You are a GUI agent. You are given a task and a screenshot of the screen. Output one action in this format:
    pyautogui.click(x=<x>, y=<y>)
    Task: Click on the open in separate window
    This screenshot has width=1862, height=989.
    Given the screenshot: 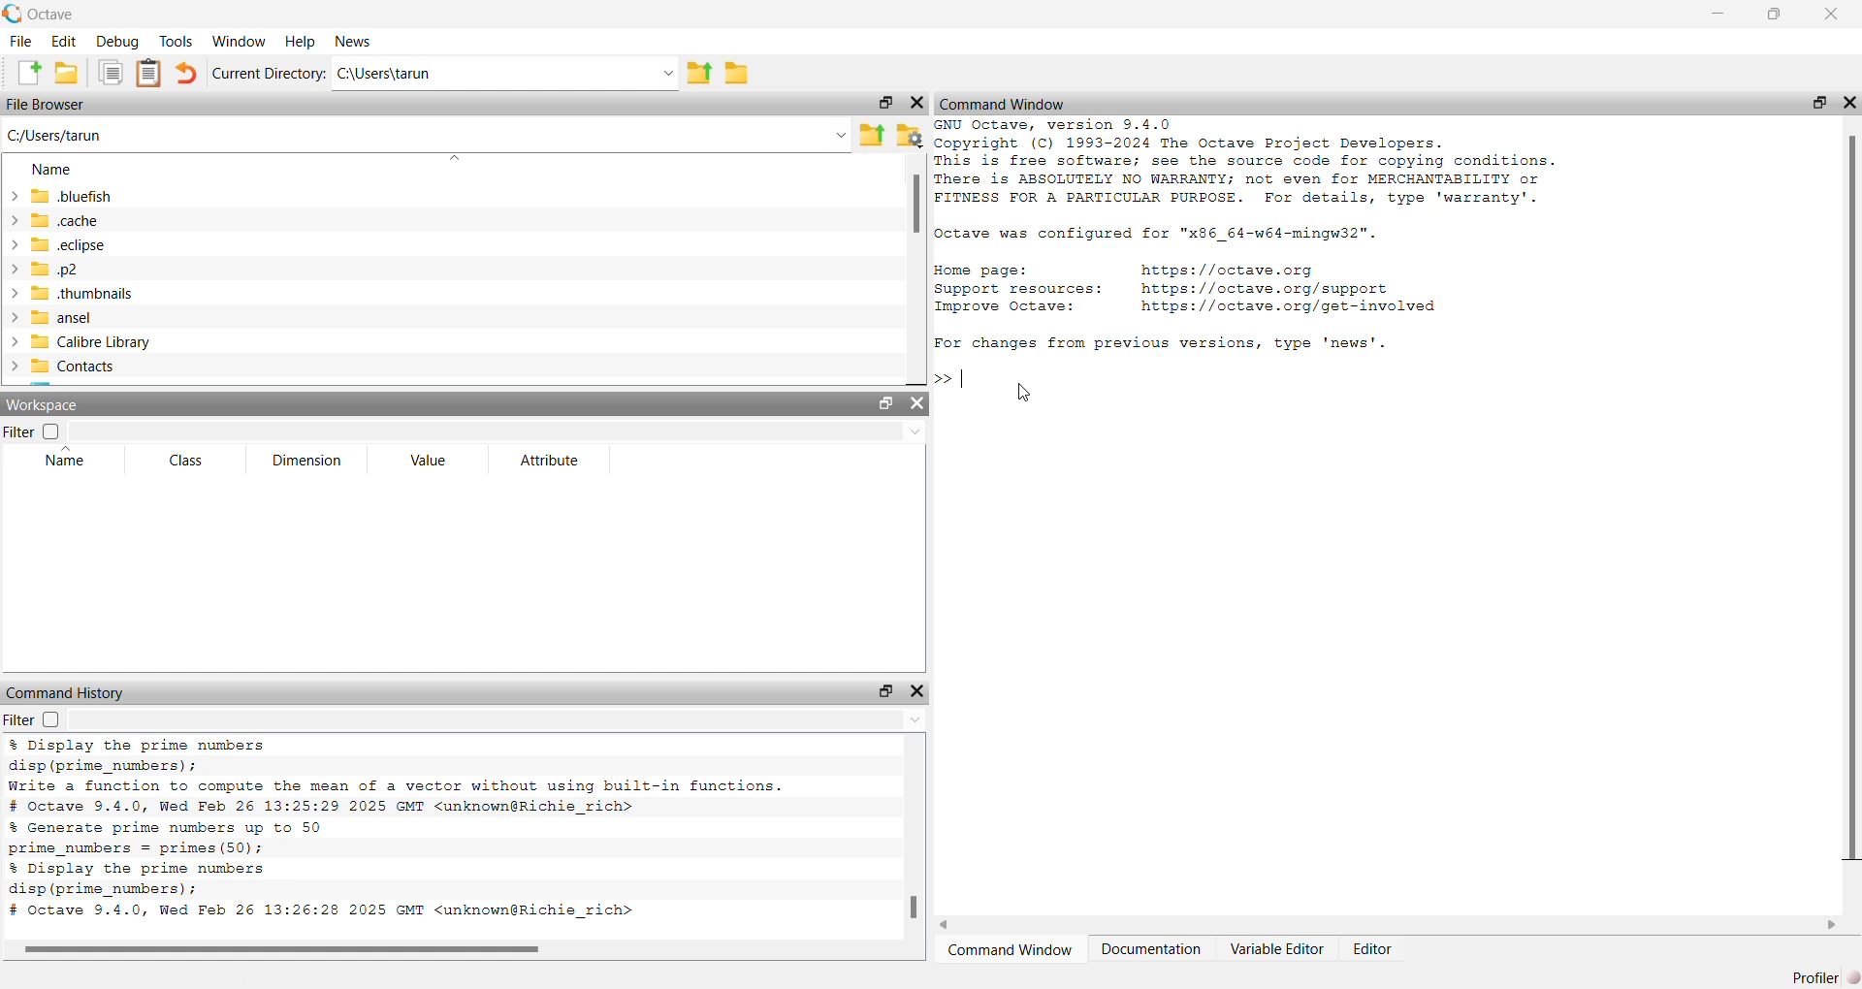 What is the action you would take?
    pyautogui.click(x=887, y=103)
    